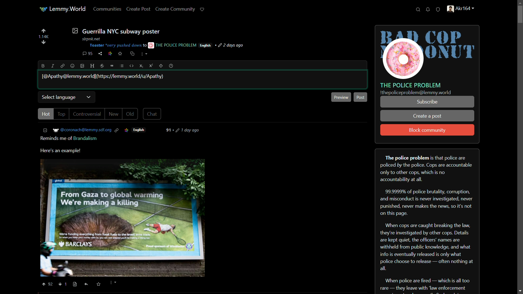 The height and width of the screenshot is (294, 523). I want to click on ICON, so click(126, 130).